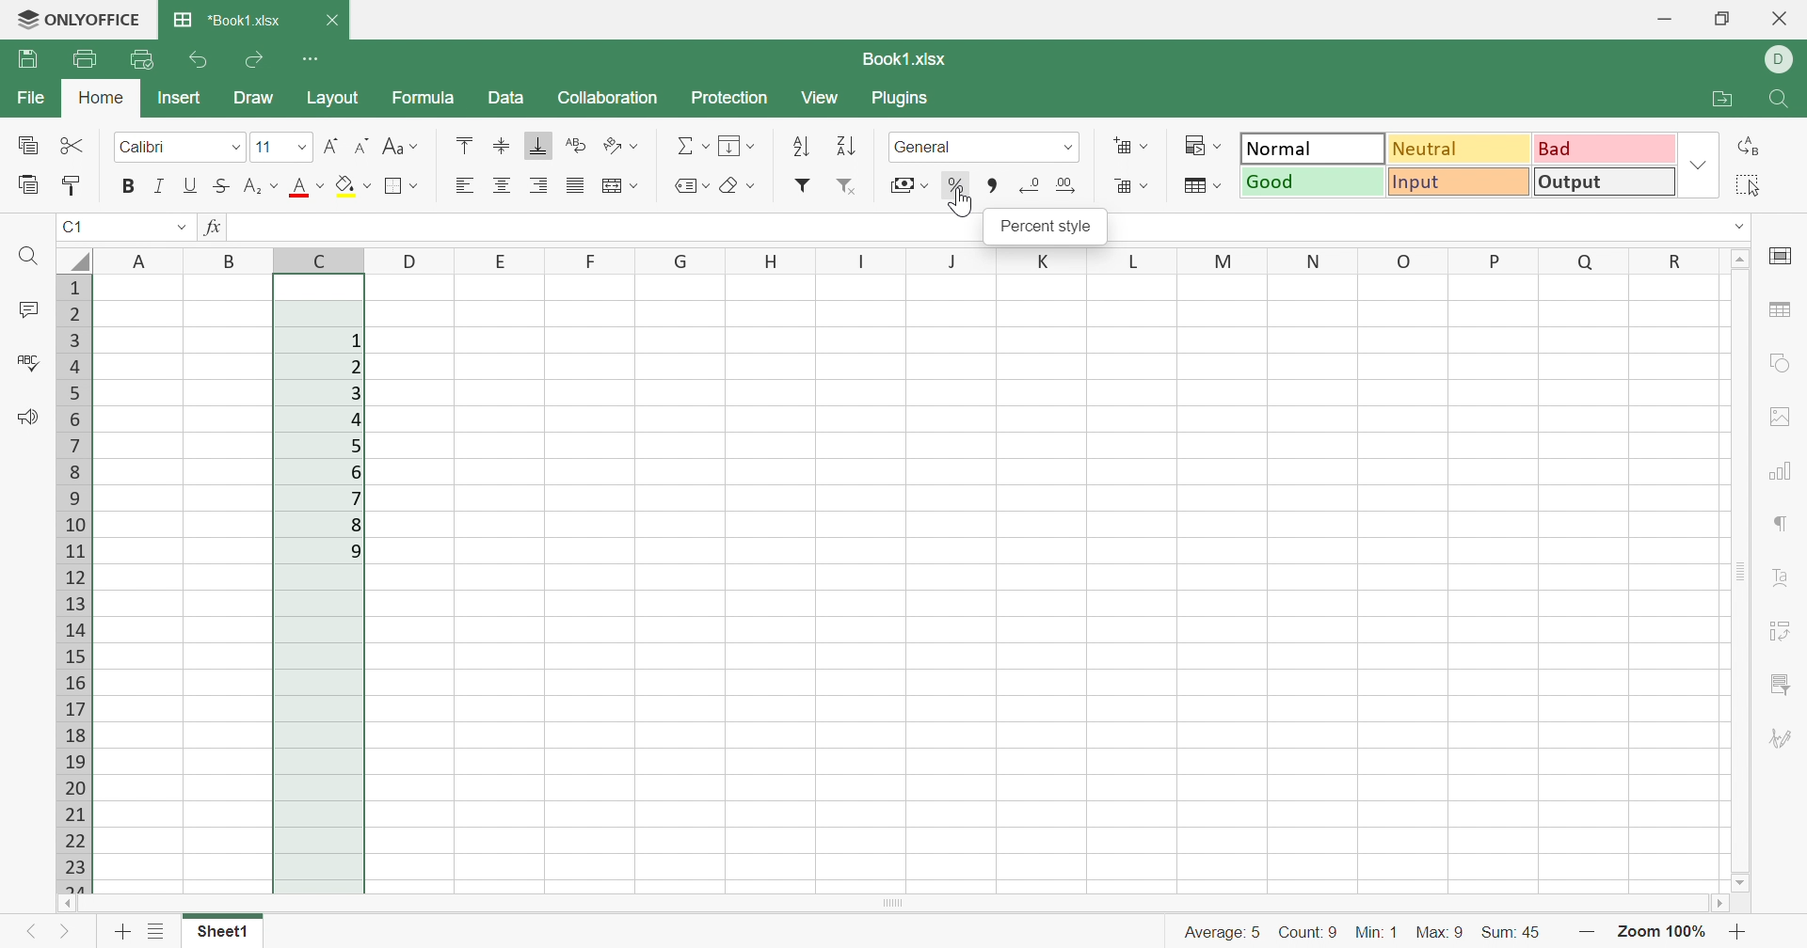 The height and width of the screenshot is (948, 1807). I want to click on Add sheet, so click(122, 931).